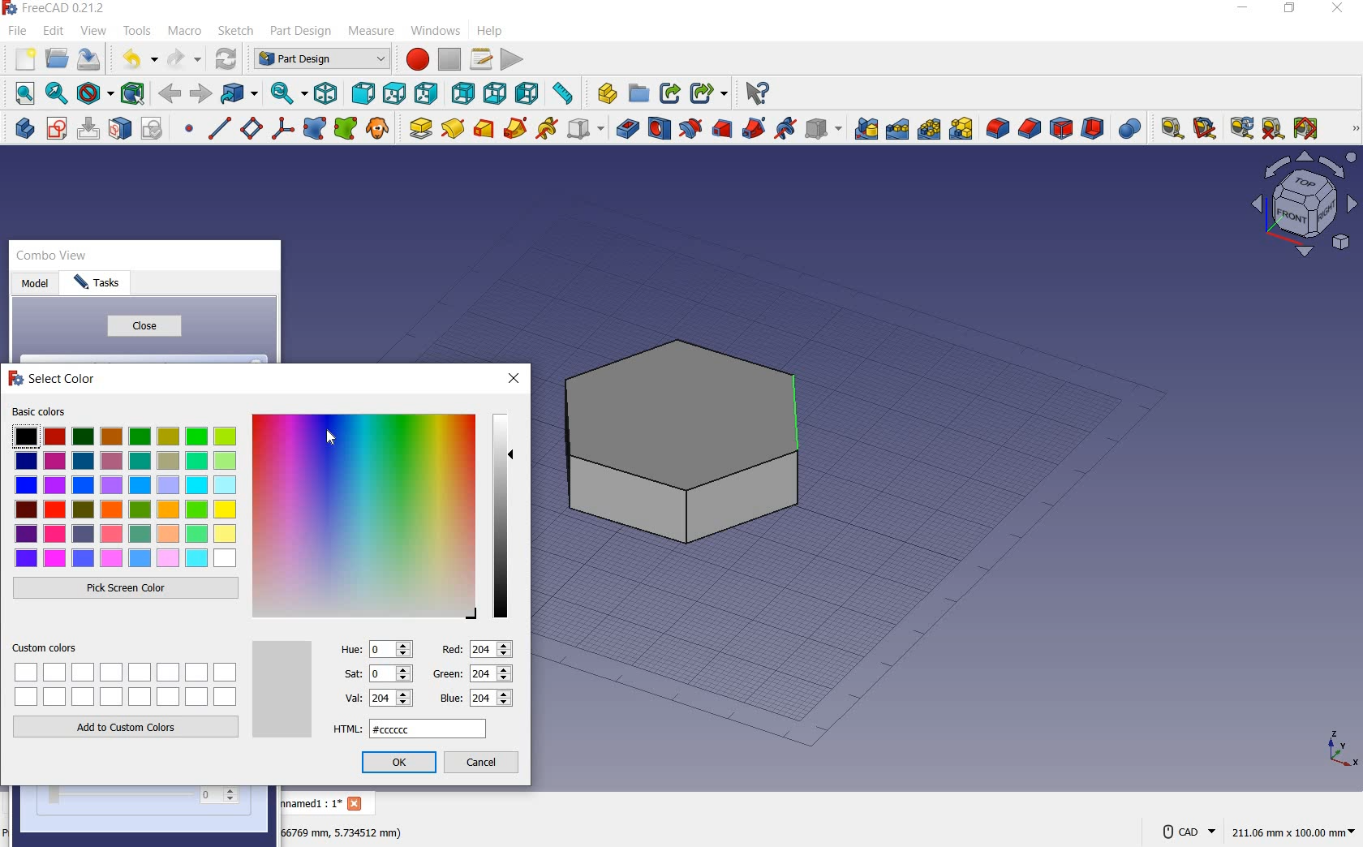  Describe the element at coordinates (185, 31) in the screenshot. I see `macro` at that location.